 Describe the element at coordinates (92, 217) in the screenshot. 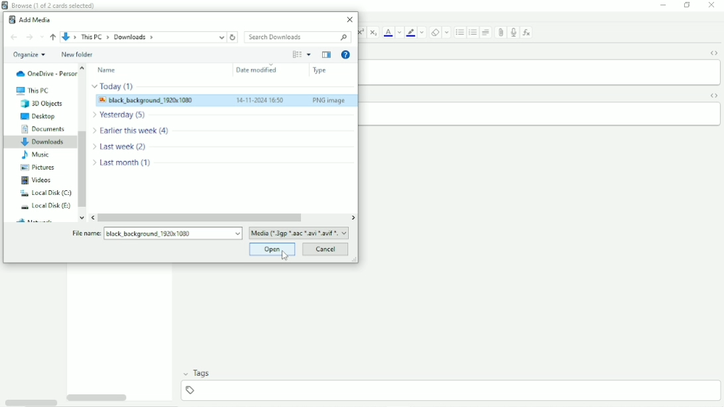

I see `move left` at that location.